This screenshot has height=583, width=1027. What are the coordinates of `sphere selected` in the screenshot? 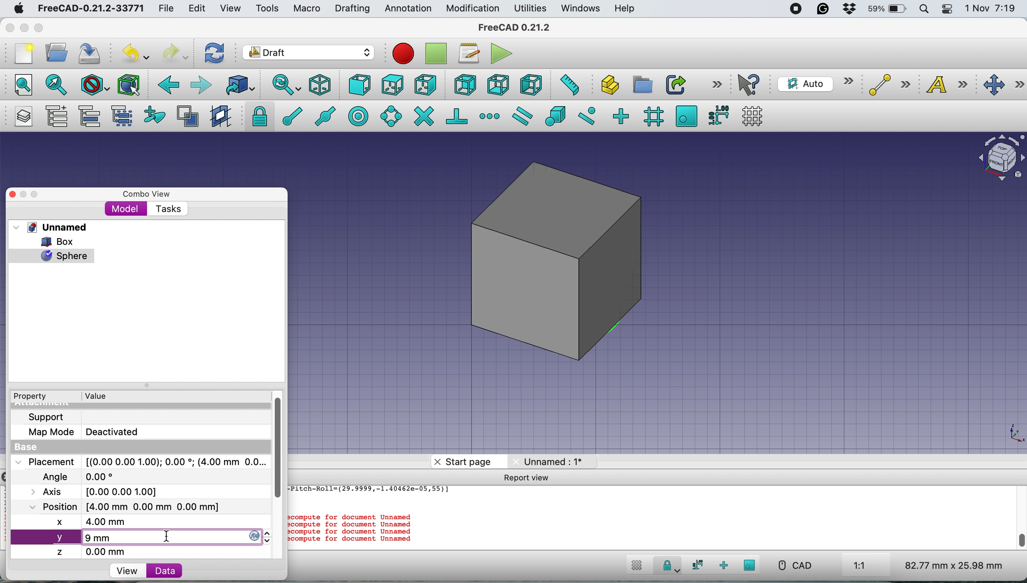 It's located at (52, 254).